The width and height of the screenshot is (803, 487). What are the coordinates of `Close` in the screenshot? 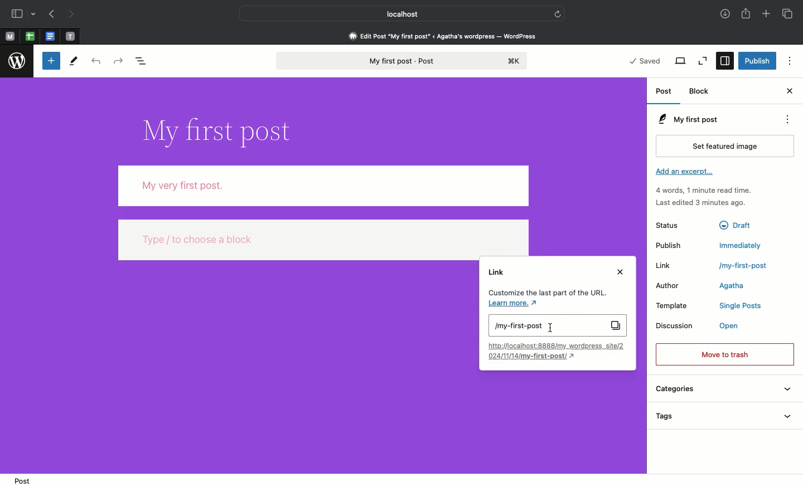 It's located at (619, 272).